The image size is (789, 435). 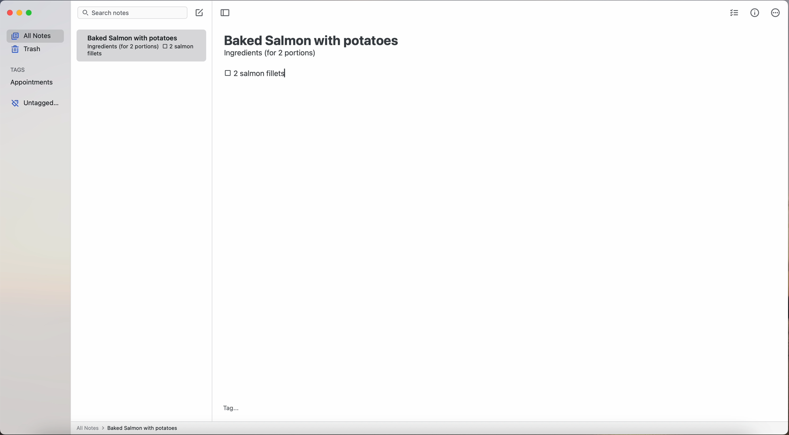 I want to click on Baked Salmon with potatoes, so click(x=133, y=37).